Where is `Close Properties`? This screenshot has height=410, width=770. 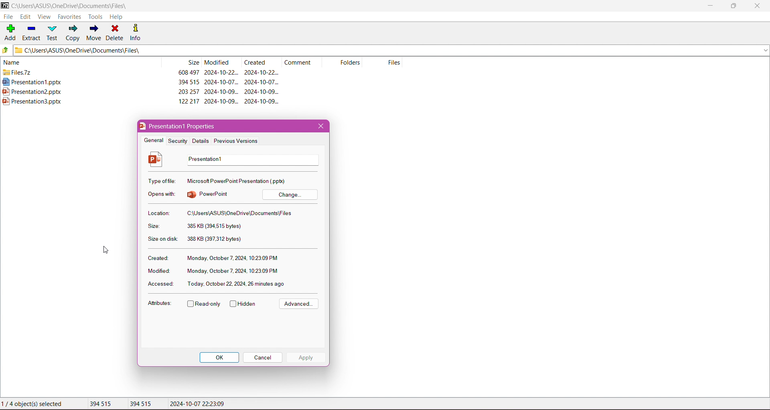 Close Properties is located at coordinates (320, 126).